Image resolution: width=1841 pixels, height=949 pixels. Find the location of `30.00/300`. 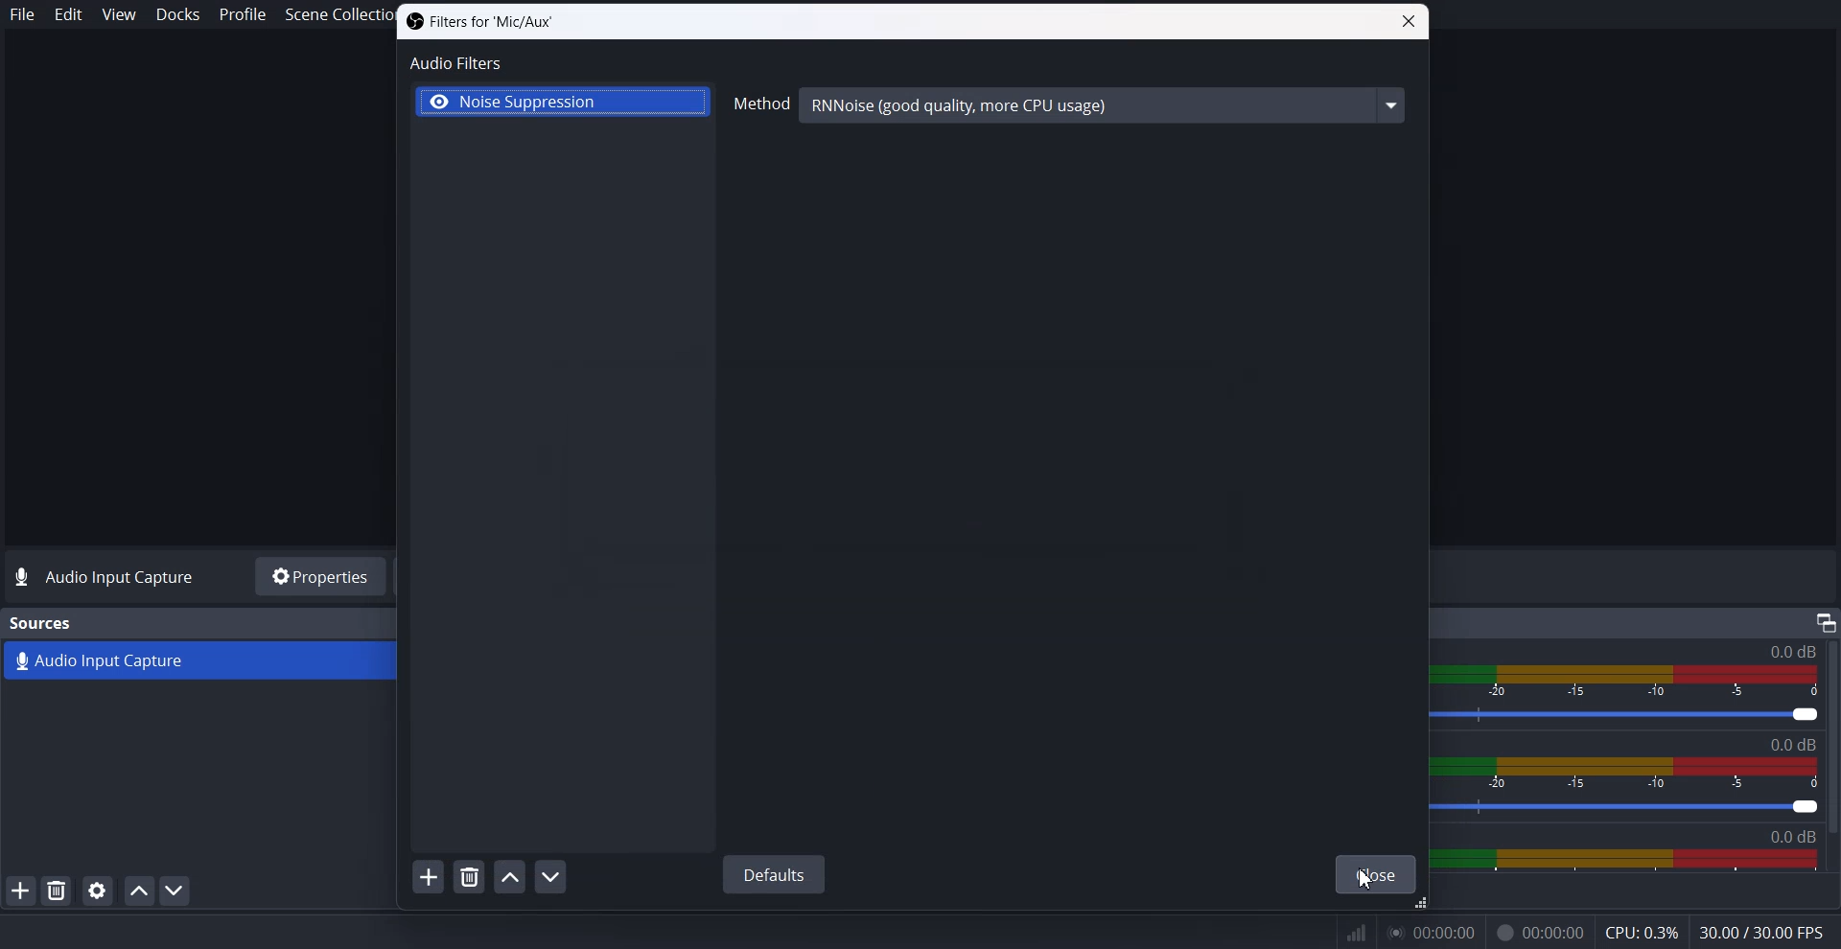

30.00/300 is located at coordinates (1768, 934).